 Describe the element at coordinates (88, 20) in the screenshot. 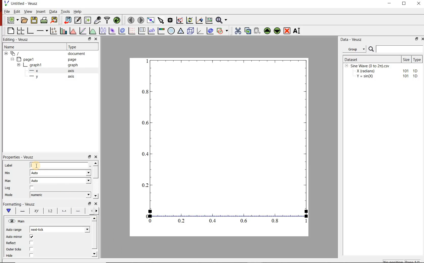

I see `create new datasets` at that location.